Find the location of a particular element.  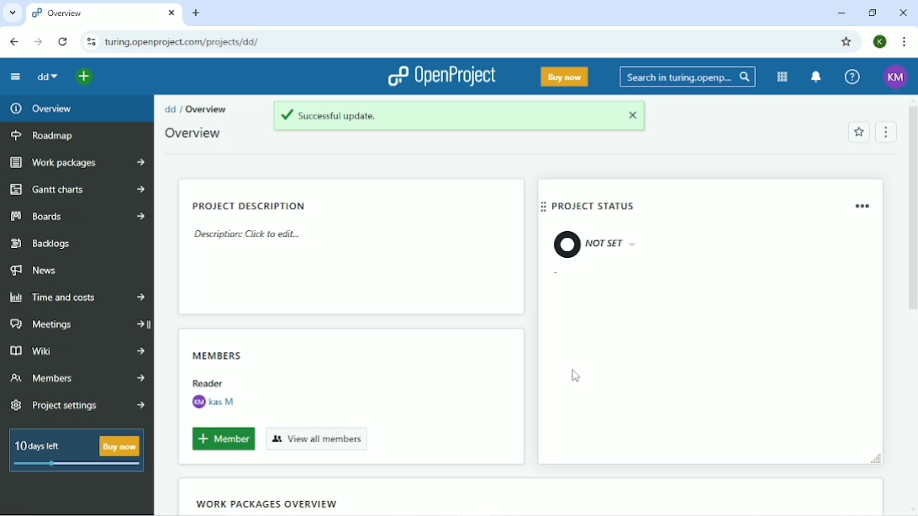

Wiki is located at coordinates (77, 350).